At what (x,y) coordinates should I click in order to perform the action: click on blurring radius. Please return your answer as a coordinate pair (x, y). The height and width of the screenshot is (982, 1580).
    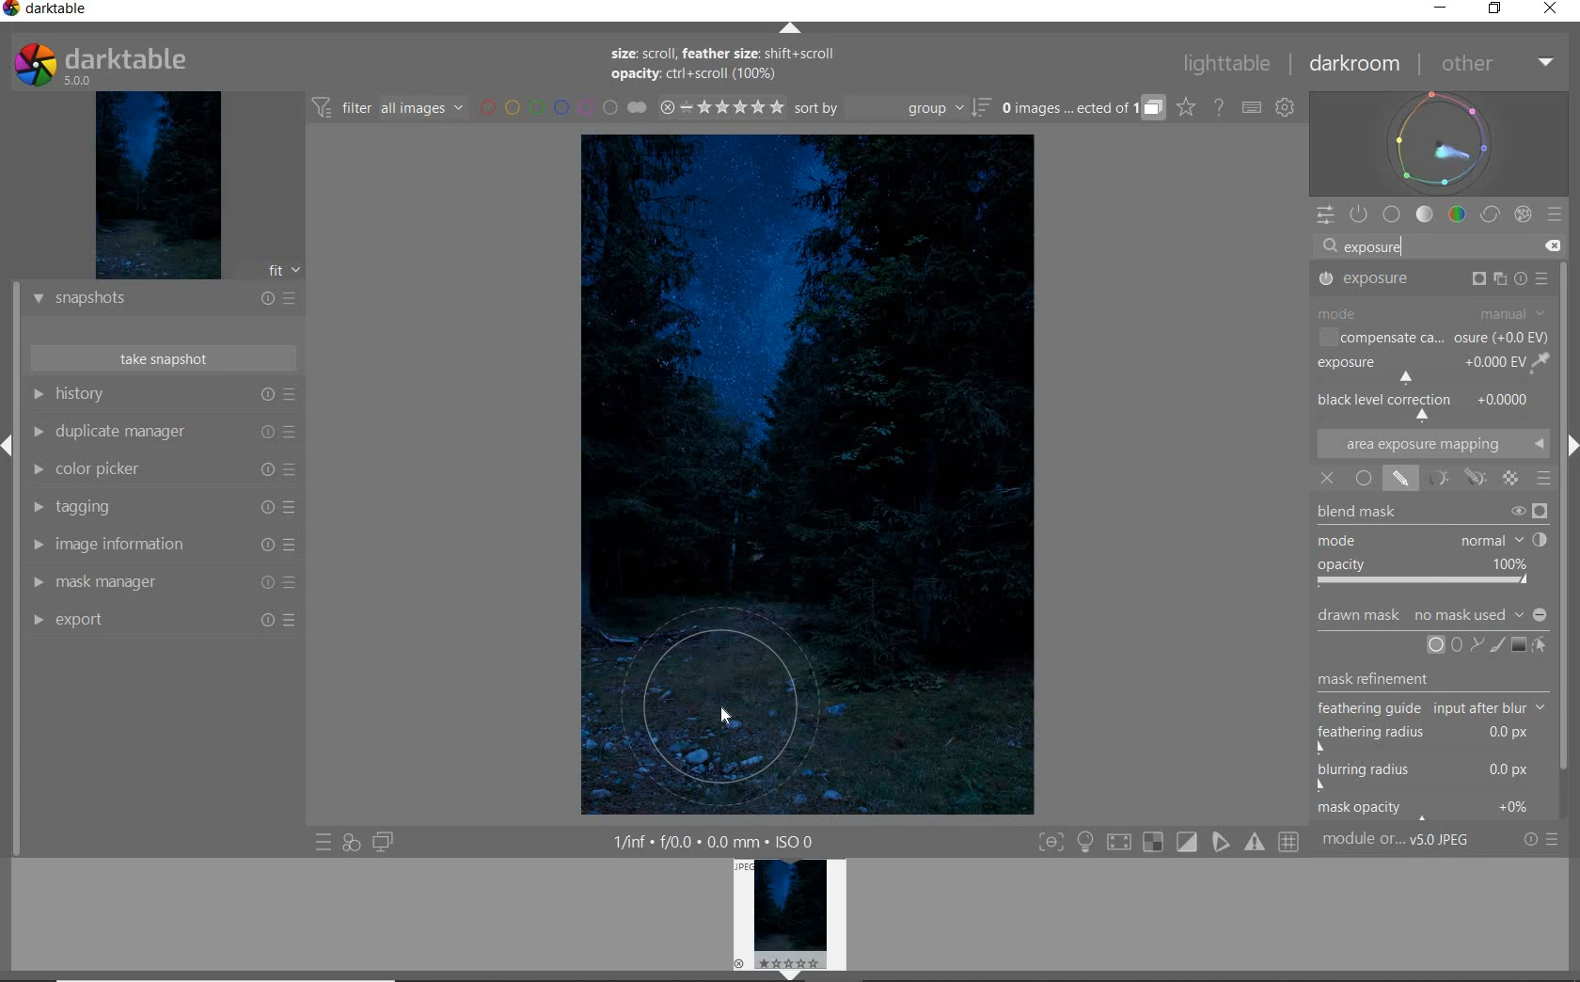
    Looking at the image, I should click on (1425, 778).